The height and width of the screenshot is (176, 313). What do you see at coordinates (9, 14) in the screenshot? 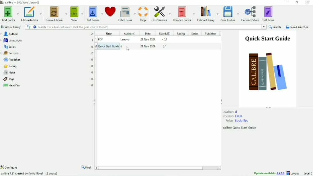
I see `Add books` at bounding box center [9, 14].